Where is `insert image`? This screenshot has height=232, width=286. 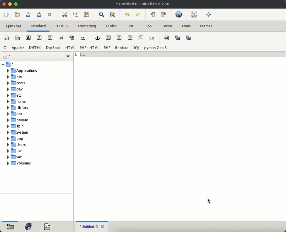 insert image is located at coordinates (166, 38).